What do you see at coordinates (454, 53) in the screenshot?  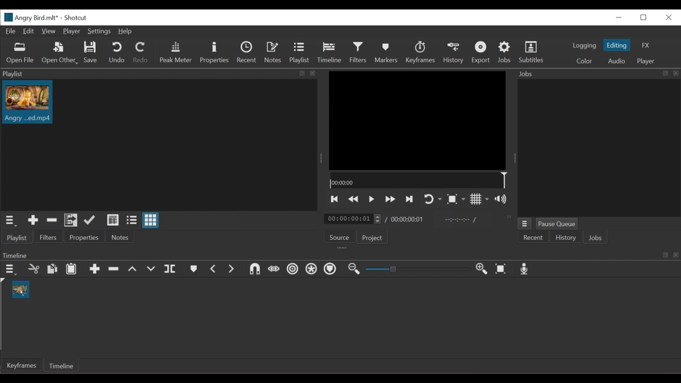 I see `History` at bounding box center [454, 53].